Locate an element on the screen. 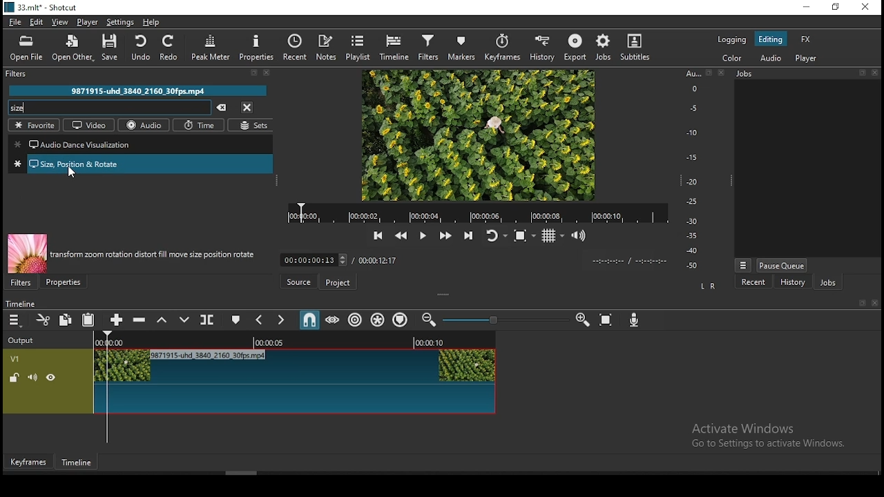 The width and height of the screenshot is (884, 497). play quickly forwards is located at coordinates (446, 235).